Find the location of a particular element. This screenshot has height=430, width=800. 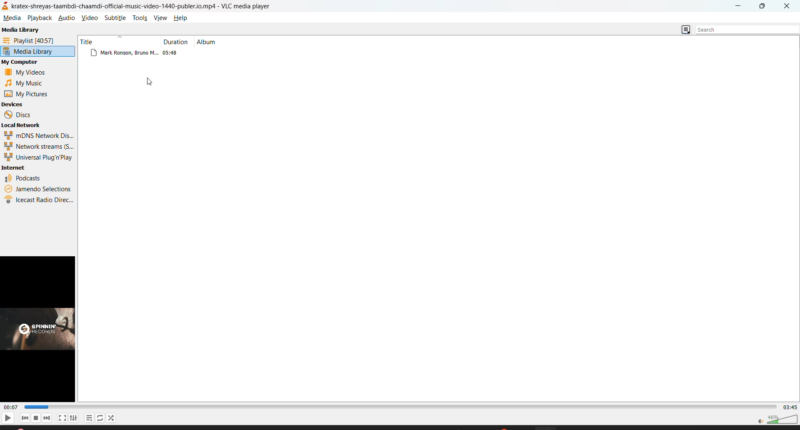

volume is located at coordinates (777, 419).